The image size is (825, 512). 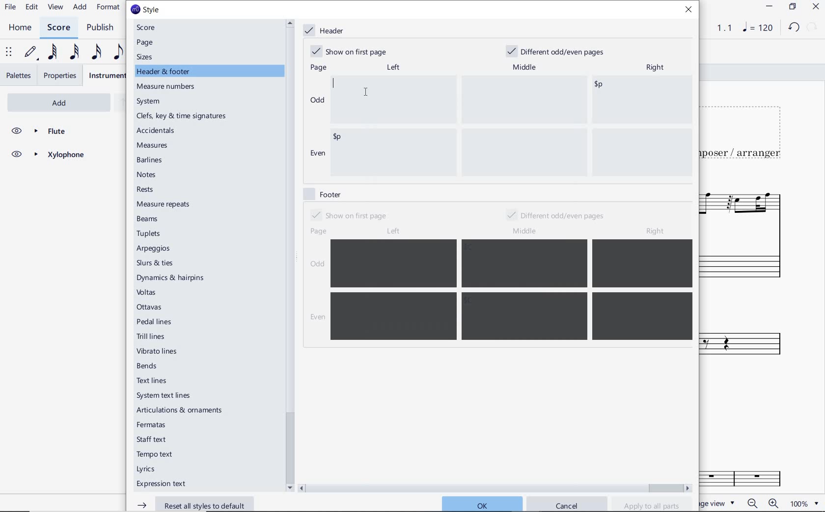 What do you see at coordinates (164, 204) in the screenshot?
I see `measure repeats` at bounding box center [164, 204].